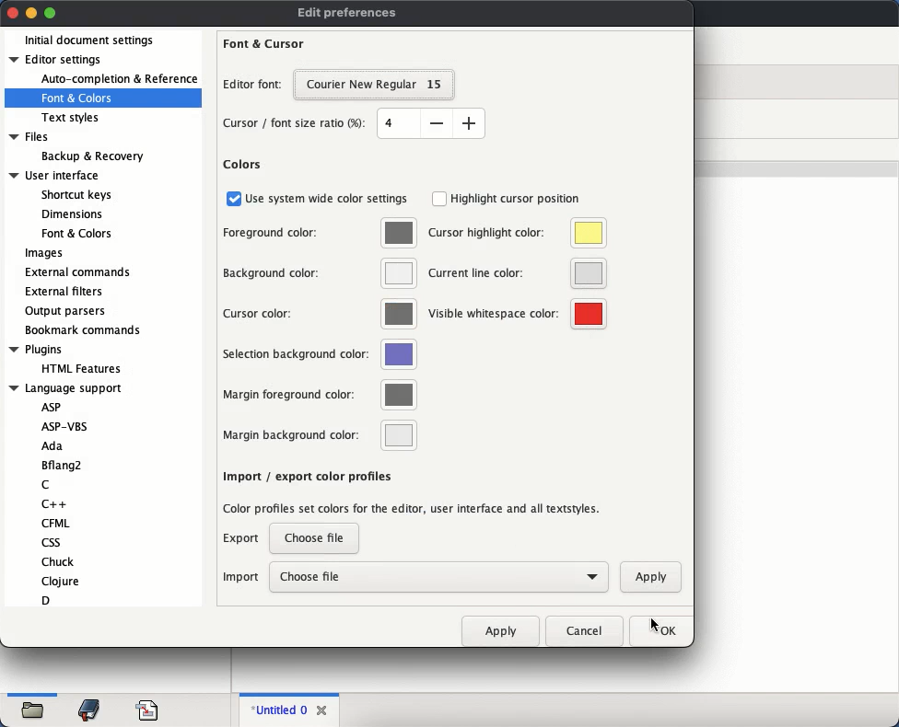  I want to click on increase cursor/font size ratio, so click(469, 122).